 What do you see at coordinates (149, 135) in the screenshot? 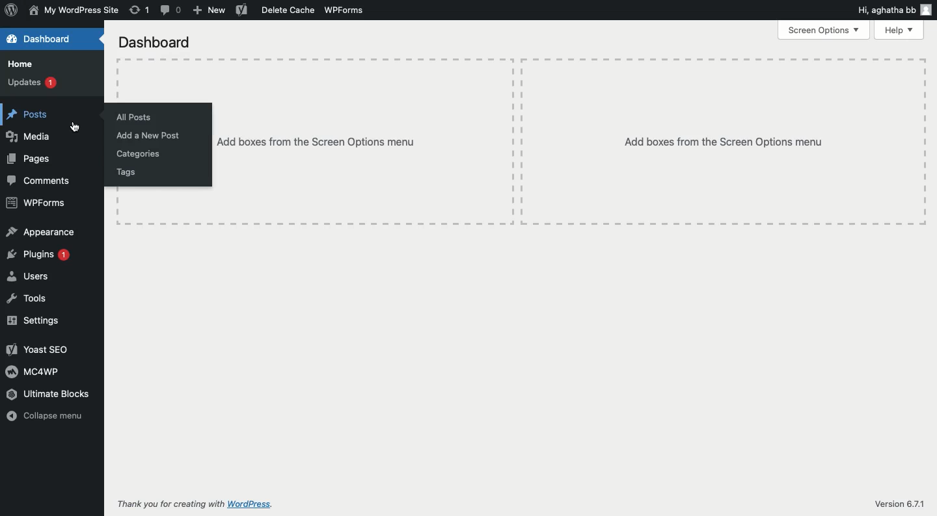
I see `Add a new post` at bounding box center [149, 135].